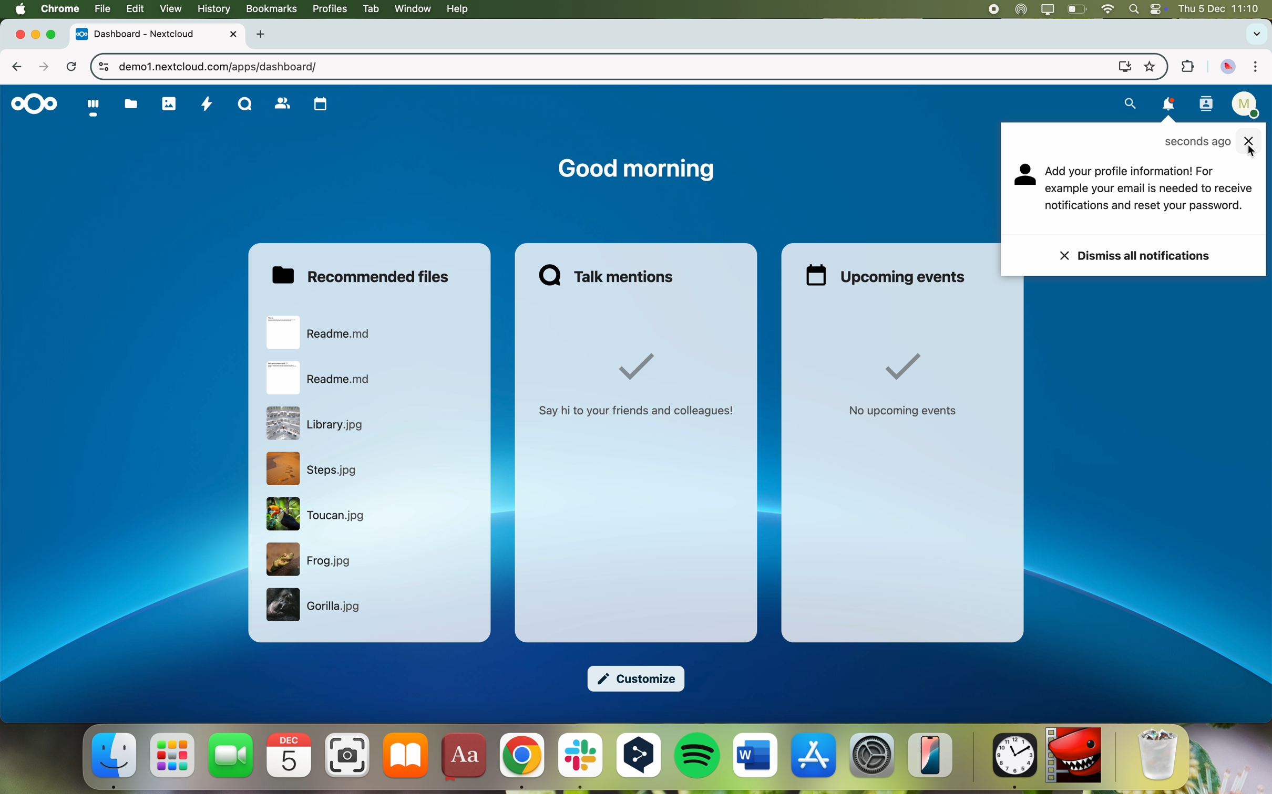 This screenshot has width=1272, height=794. Describe the element at coordinates (1150, 190) in the screenshot. I see `note` at that location.